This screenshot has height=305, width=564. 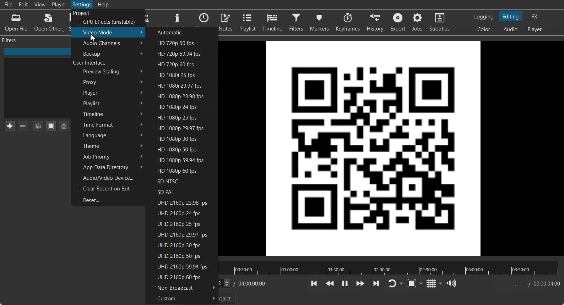 What do you see at coordinates (180, 85) in the screenshot?
I see `HD 1080i 29.98 fps` at bounding box center [180, 85].